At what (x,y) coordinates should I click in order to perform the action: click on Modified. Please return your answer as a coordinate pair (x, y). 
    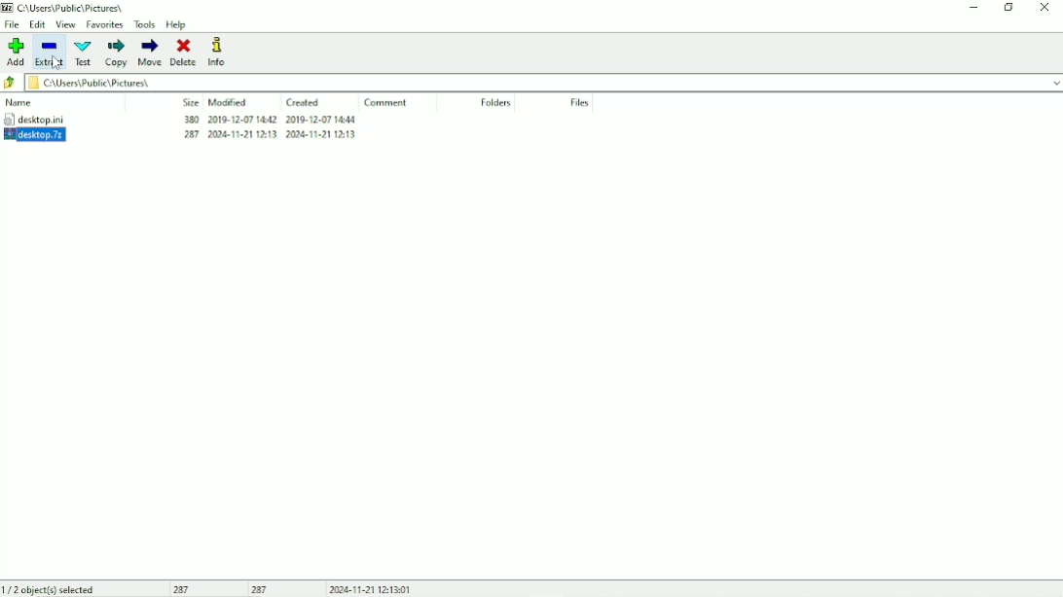
    Looking at the image, I should click on (229, 102).